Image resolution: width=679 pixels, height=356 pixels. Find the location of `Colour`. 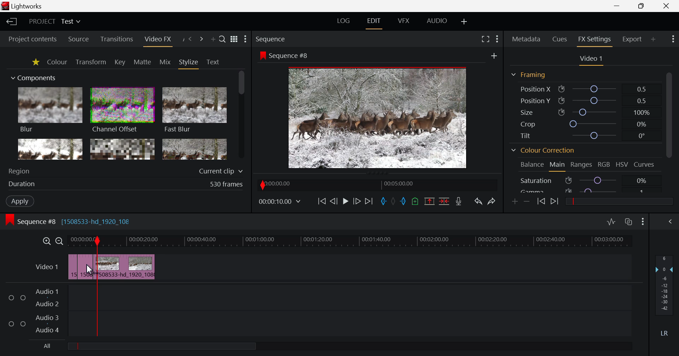

Colour is located at coordinates (57, 62).